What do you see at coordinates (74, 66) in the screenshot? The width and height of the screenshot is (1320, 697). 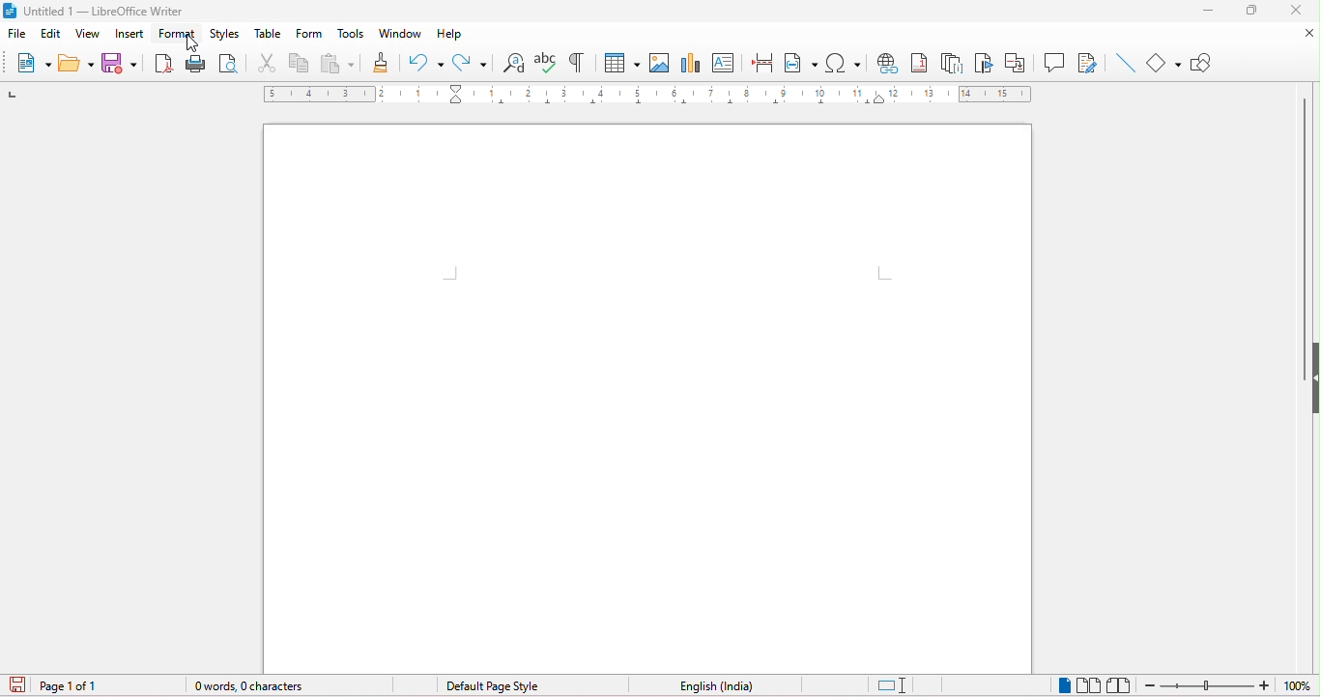 I see `open` at bounding box center [74, 66].